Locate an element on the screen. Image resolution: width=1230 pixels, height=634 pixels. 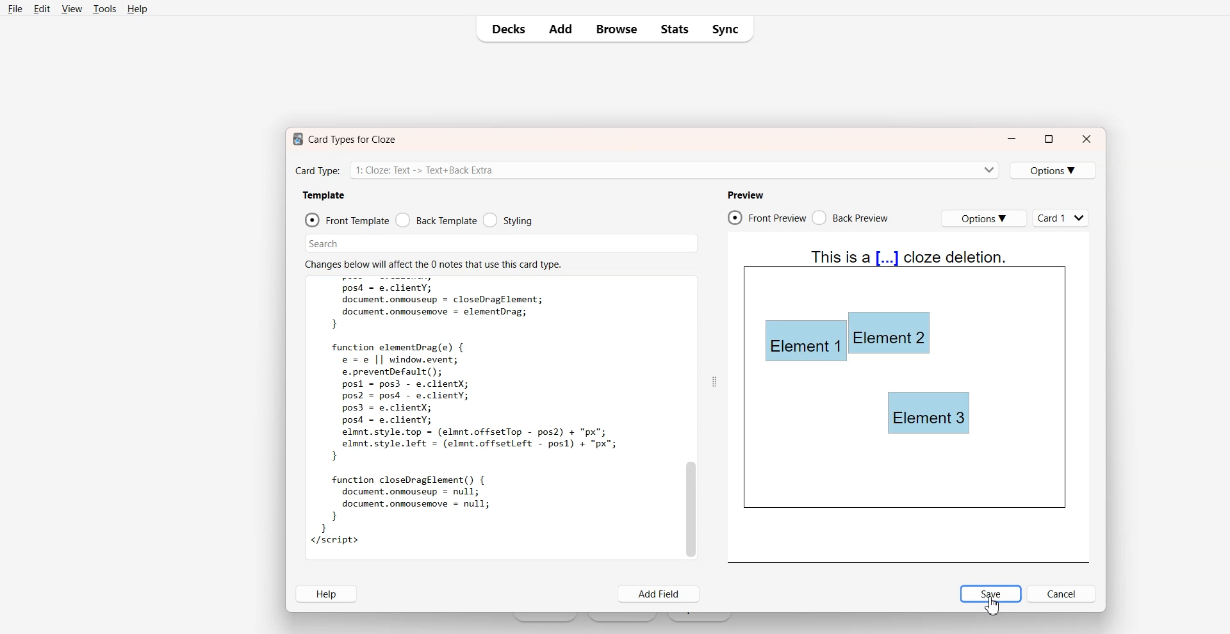
Card Type is located at coordinates (646, 169).